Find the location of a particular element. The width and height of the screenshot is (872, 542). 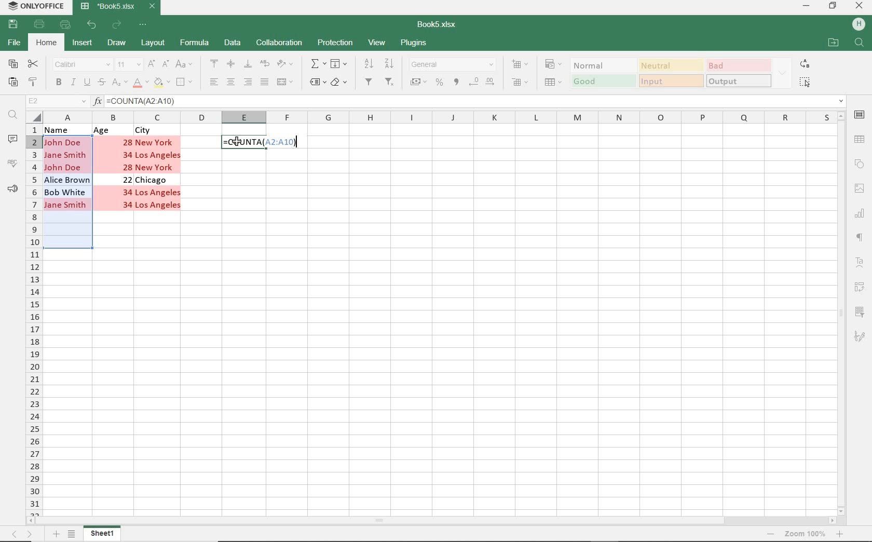

ORIENTATION is located at coordinates (288, 65).